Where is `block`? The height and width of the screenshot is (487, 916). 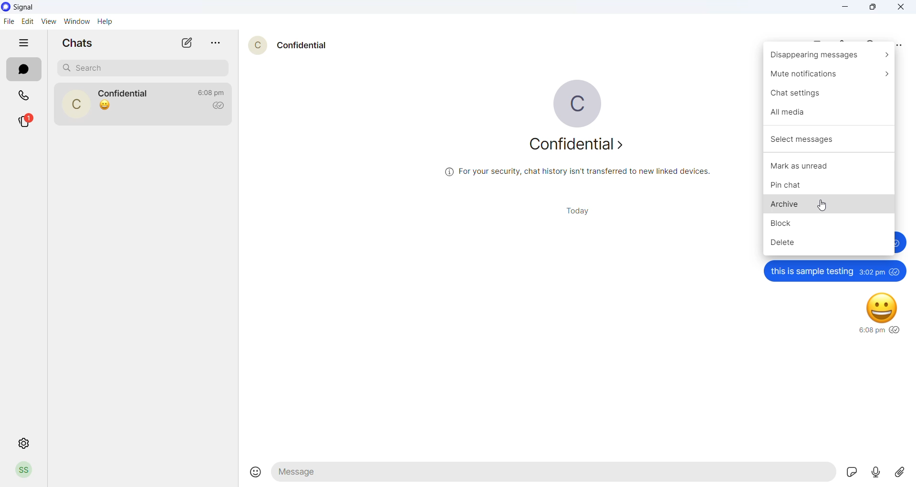
block is located at coordinates (829, 223).